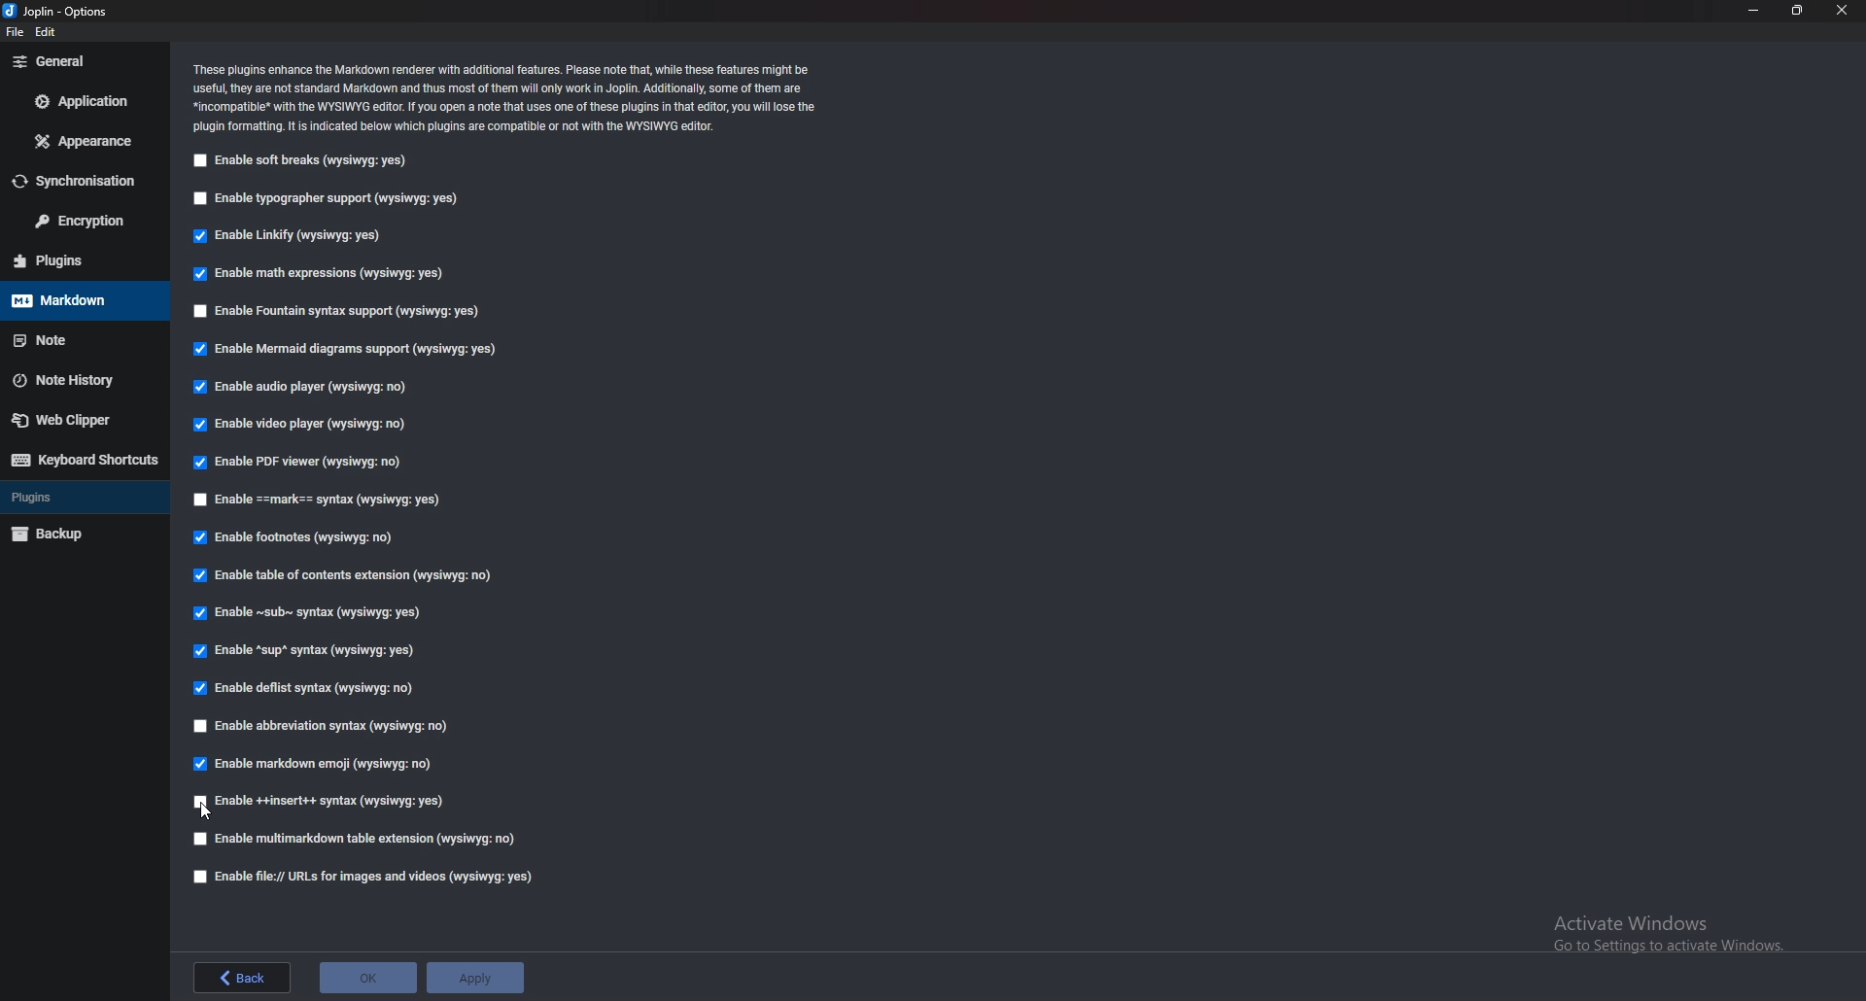 The image size is (1866, 1001). Describe the element at coordinates (295, 540) in the screenshot. I see `Enable footnotes` at that location.